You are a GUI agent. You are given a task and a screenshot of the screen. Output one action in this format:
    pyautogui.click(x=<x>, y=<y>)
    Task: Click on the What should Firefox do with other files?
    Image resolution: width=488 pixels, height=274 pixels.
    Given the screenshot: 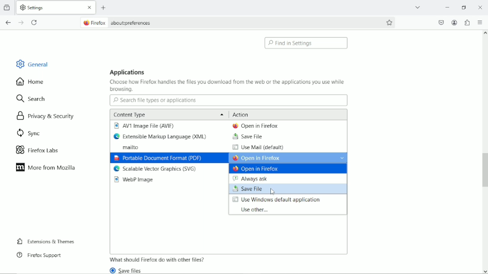 What is the action you would take?
    pyautogui.click(x=158, y=259)
    